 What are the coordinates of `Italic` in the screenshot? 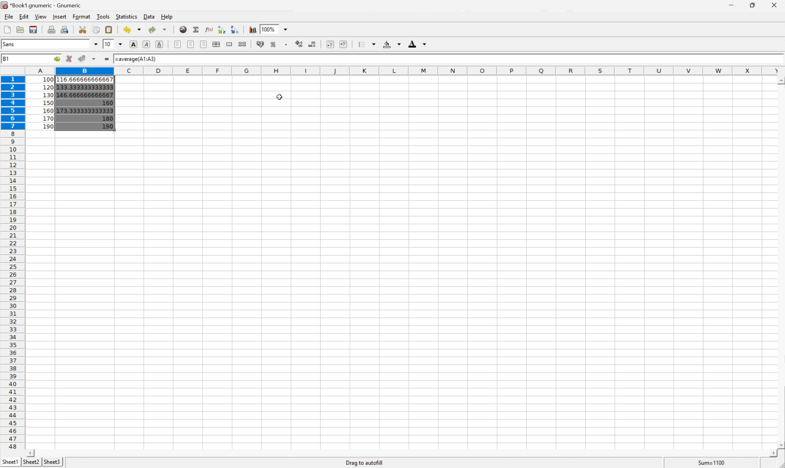 It's located at (146, 44).